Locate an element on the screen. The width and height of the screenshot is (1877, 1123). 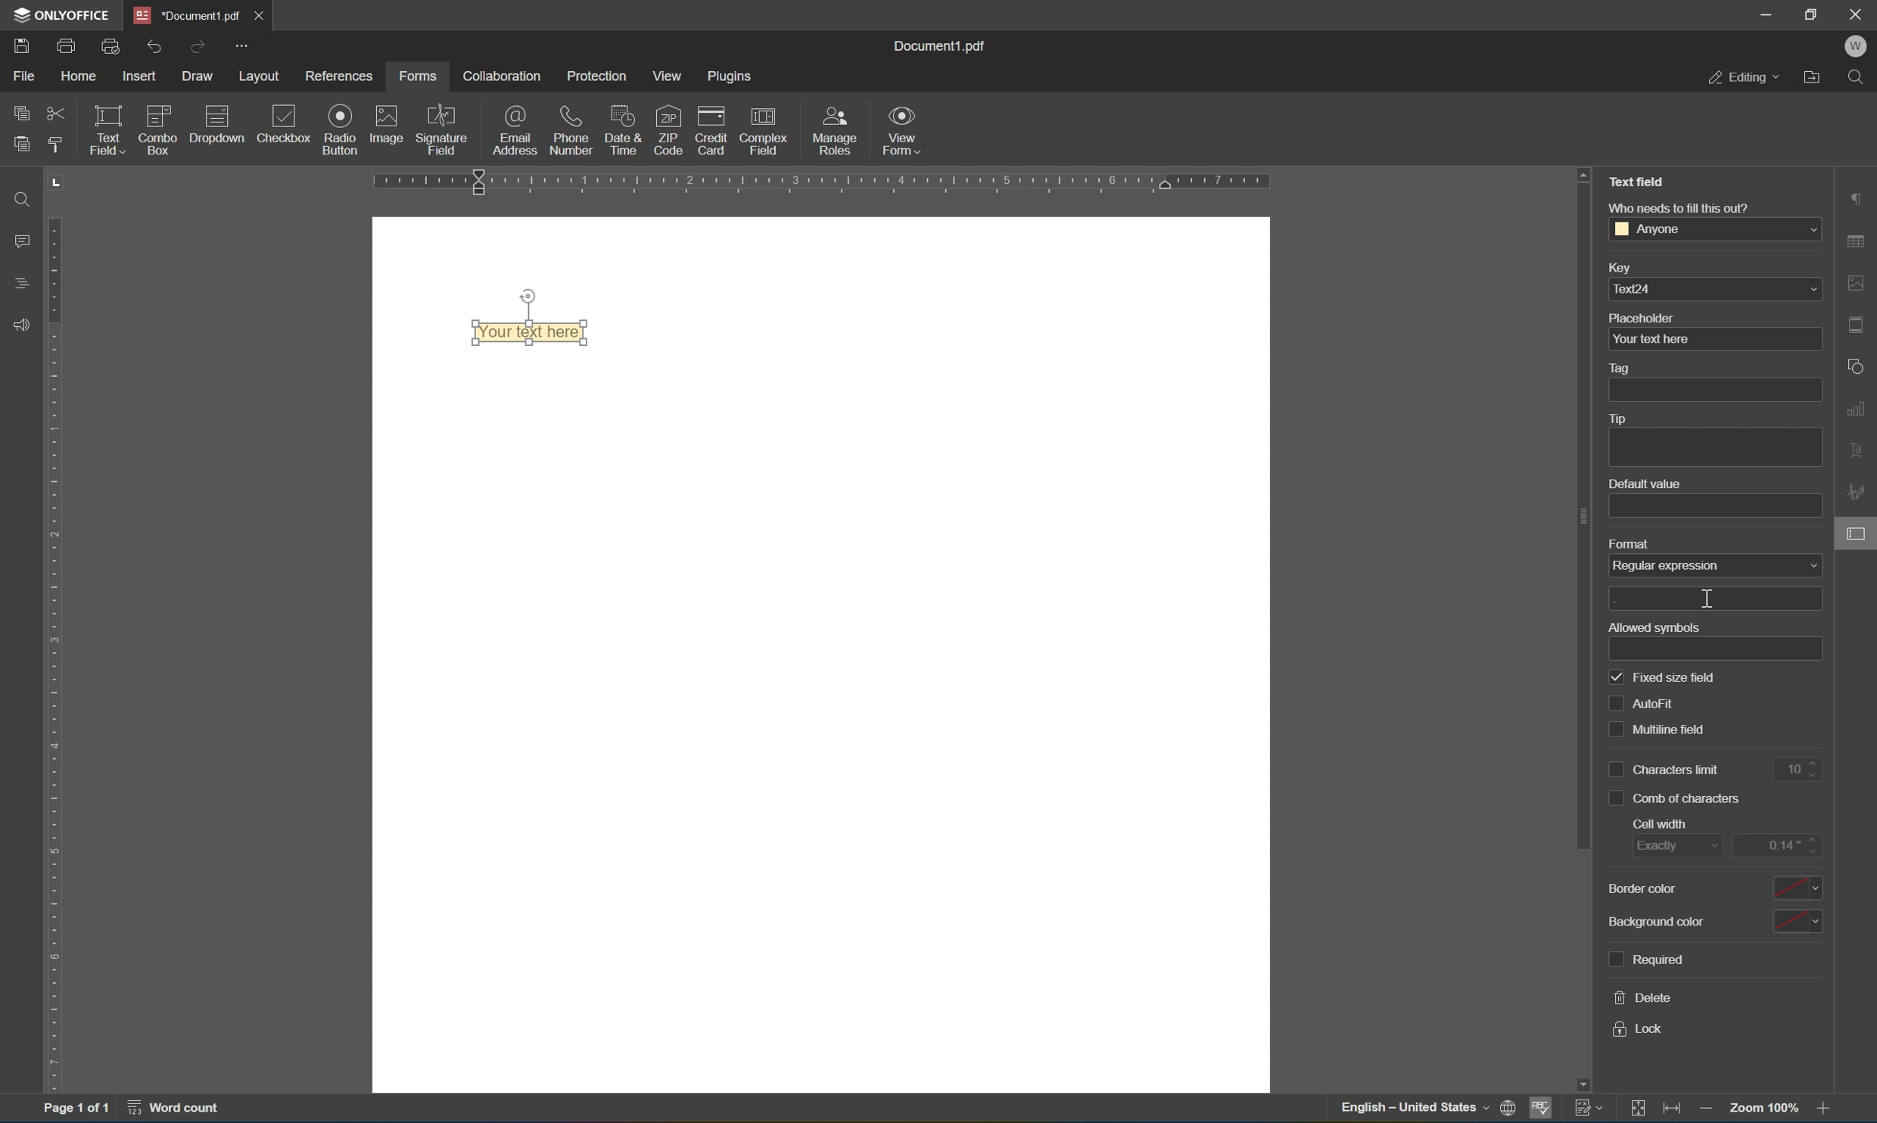
who needs to fill this out? is located at coordinates (1678, 207).